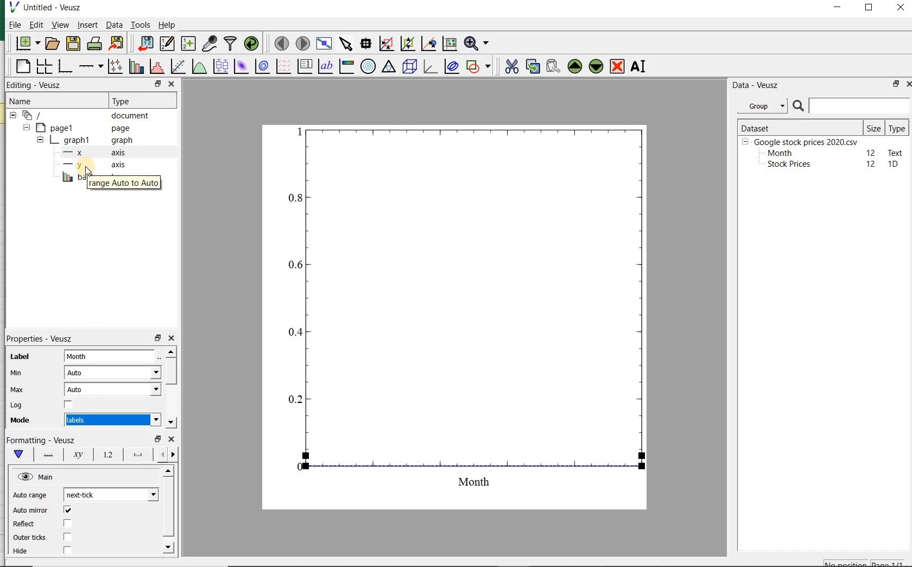 This screenshot has height=567, width=912. I want to click on close, so click(171, 440).